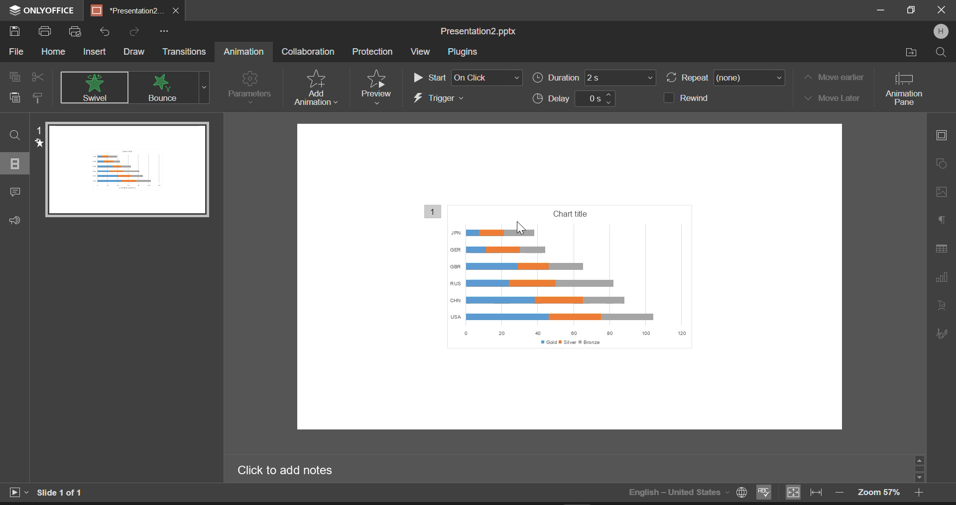 Image resolution: width=956 pixels, height=505 pixels. What do you see at coordinates (687, 492) in the screenshot?
I see `English-United States` at bounding box center [687, 492].